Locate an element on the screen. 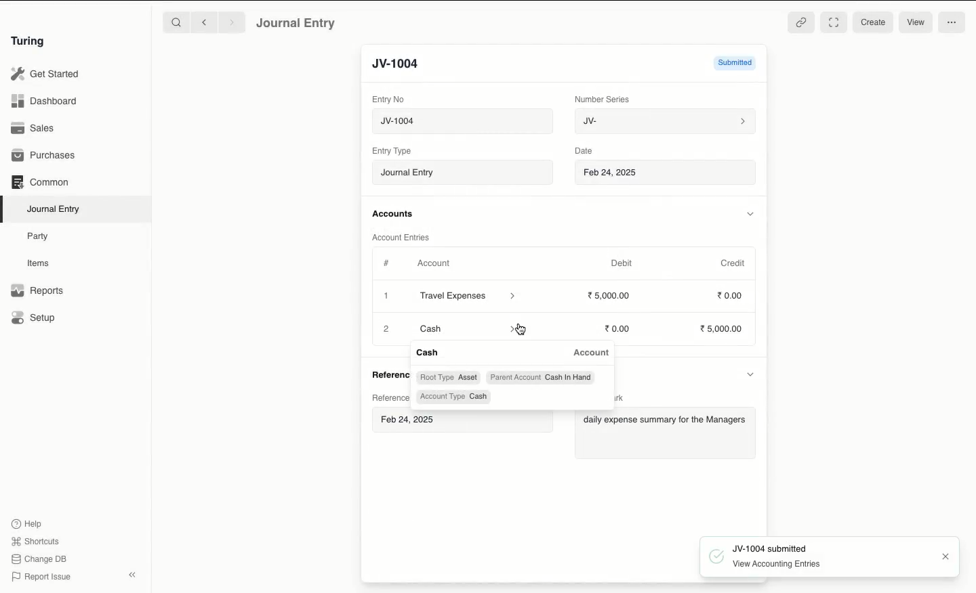  ‘Parent Account Cash In Hand is located at coordinates (541, 376).